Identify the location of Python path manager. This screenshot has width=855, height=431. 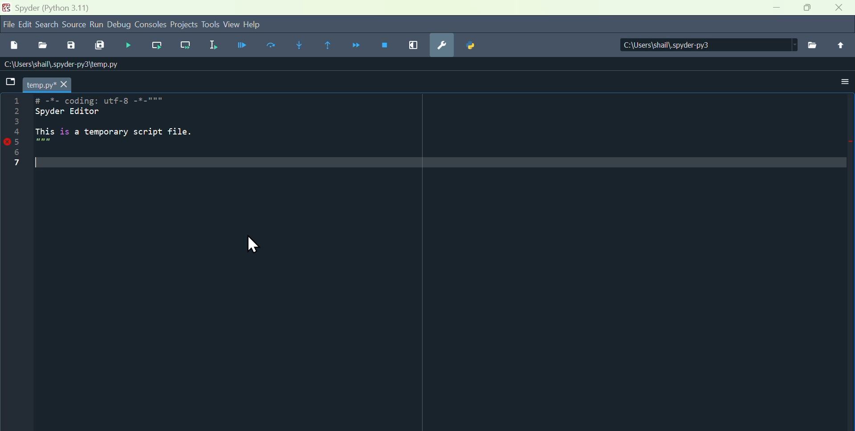
(471, 46).